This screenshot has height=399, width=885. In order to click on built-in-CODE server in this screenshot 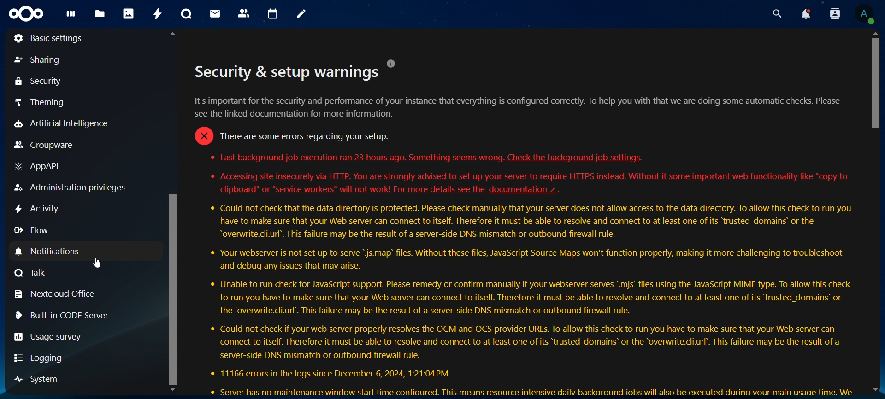, I will do `click(64, 315)`.